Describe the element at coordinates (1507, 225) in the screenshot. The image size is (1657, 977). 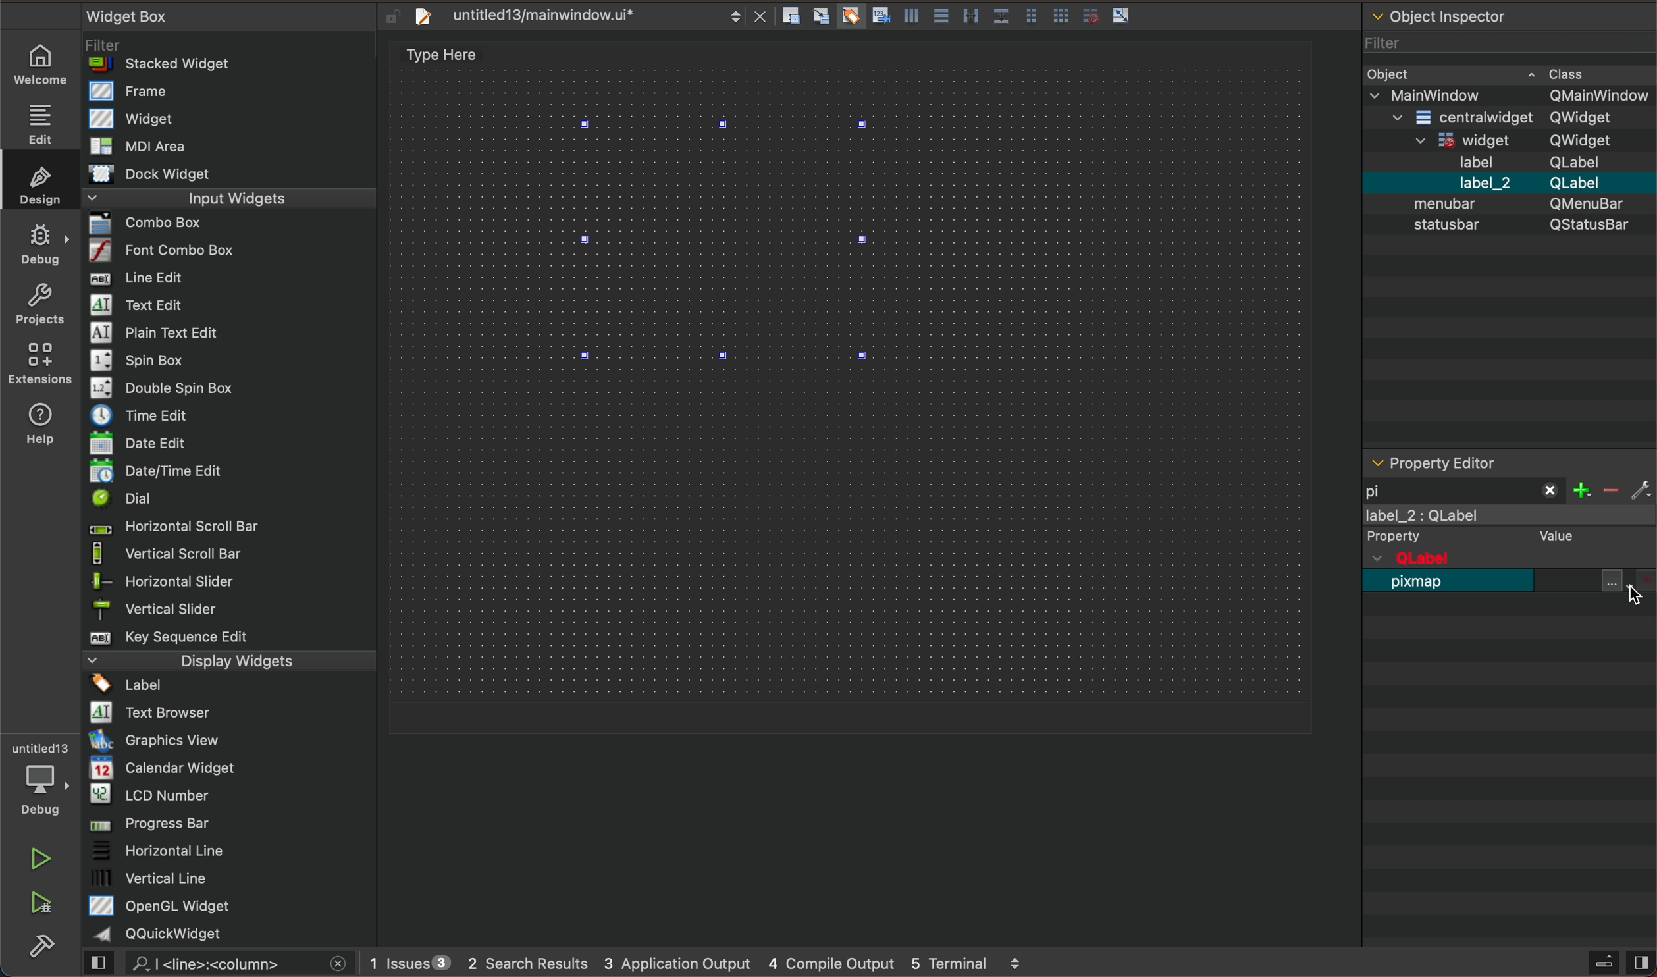
I see `object inspector` at that location.